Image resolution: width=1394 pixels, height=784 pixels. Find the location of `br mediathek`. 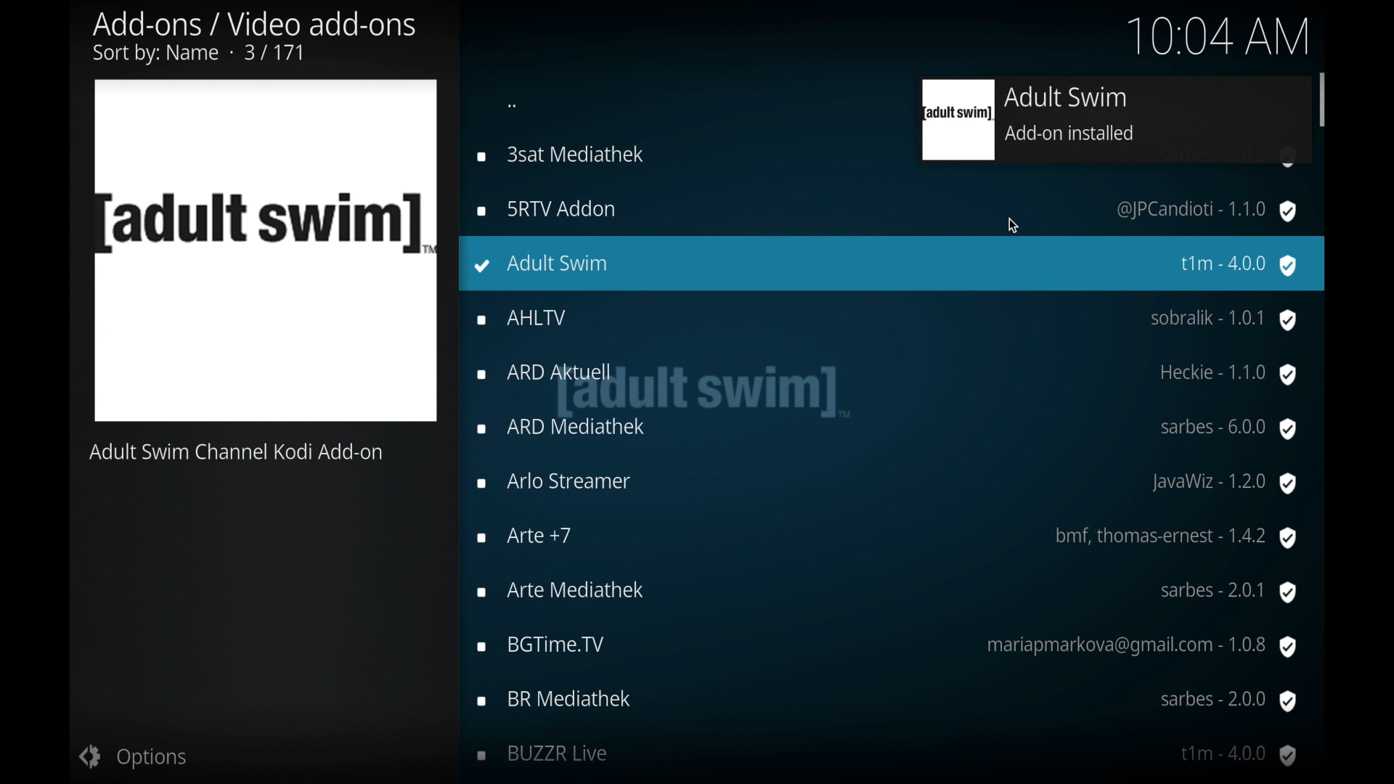

br mediathek is located at coordinates (889, 701).